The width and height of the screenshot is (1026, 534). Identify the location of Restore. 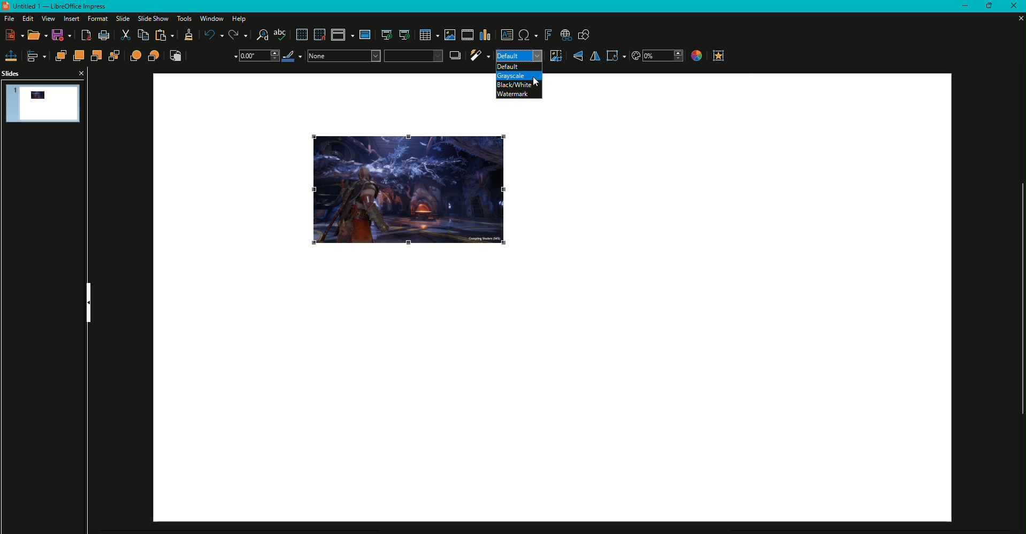
(986, 6).